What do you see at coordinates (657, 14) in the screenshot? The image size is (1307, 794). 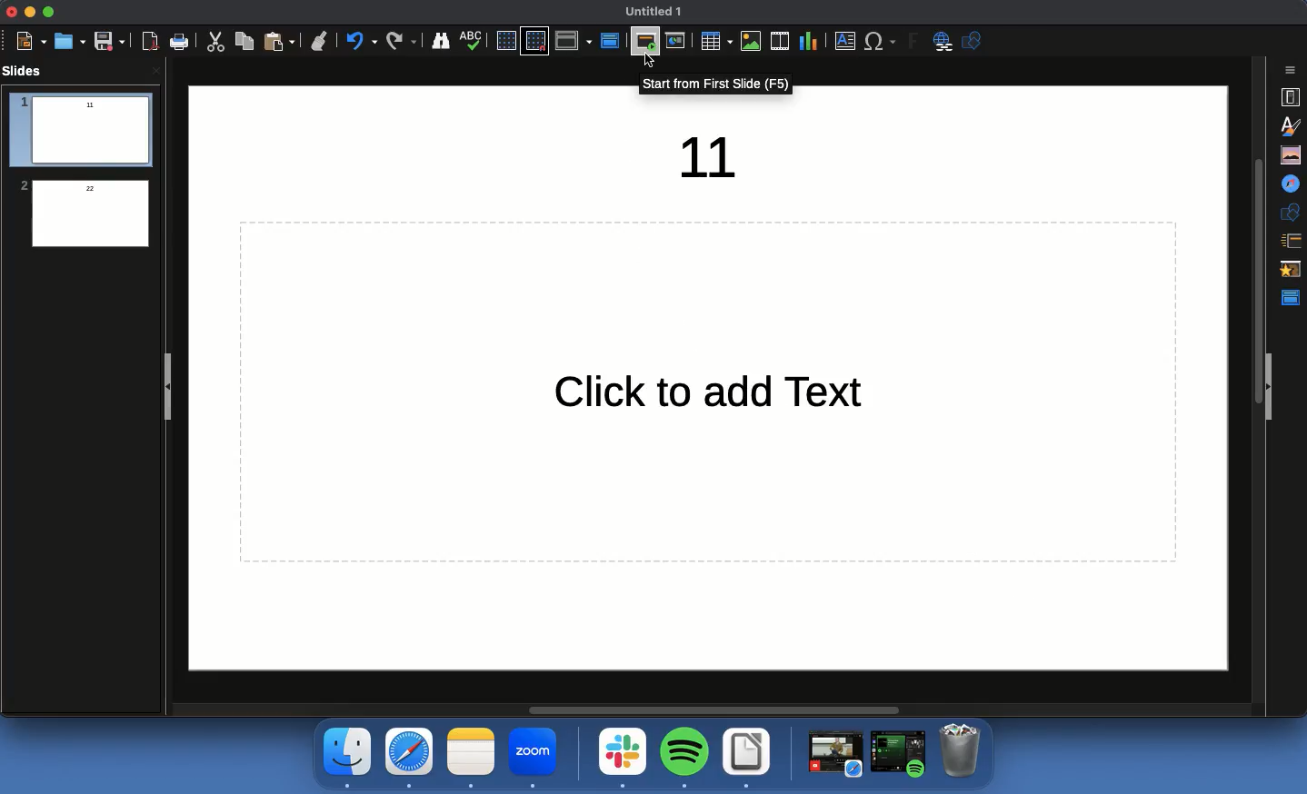 I see `Untitled` at bounding box center [657, 14].